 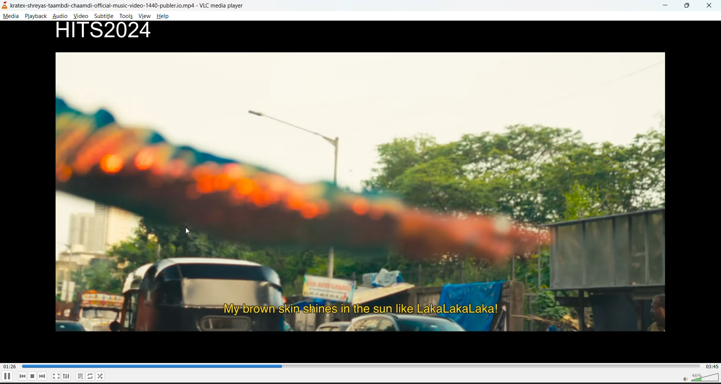 What do you see at coordinates (36, 16) in the screenshot?
I see `playback` at bounding box center [36, 16].